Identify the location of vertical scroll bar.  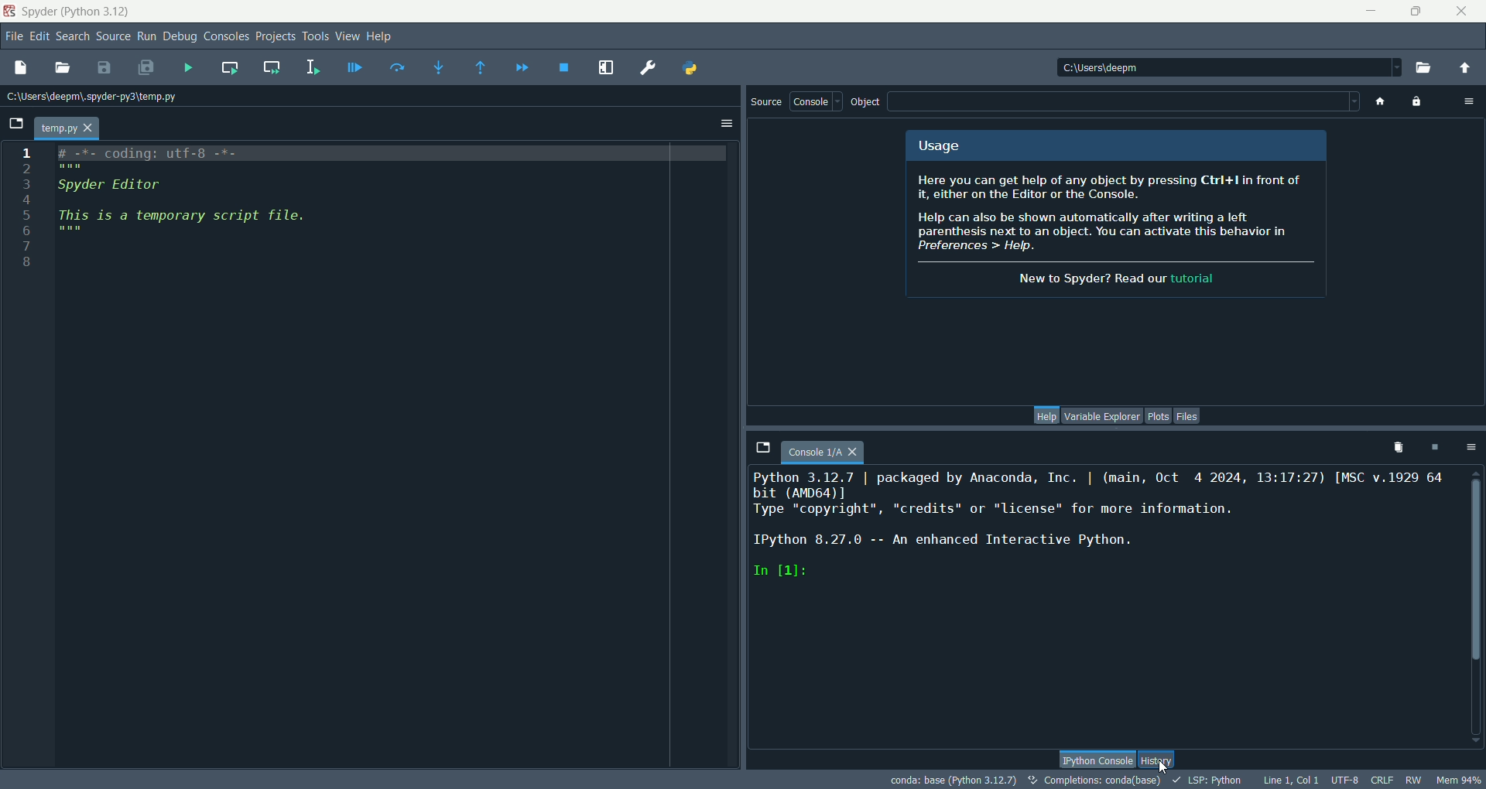
(1477, 600).